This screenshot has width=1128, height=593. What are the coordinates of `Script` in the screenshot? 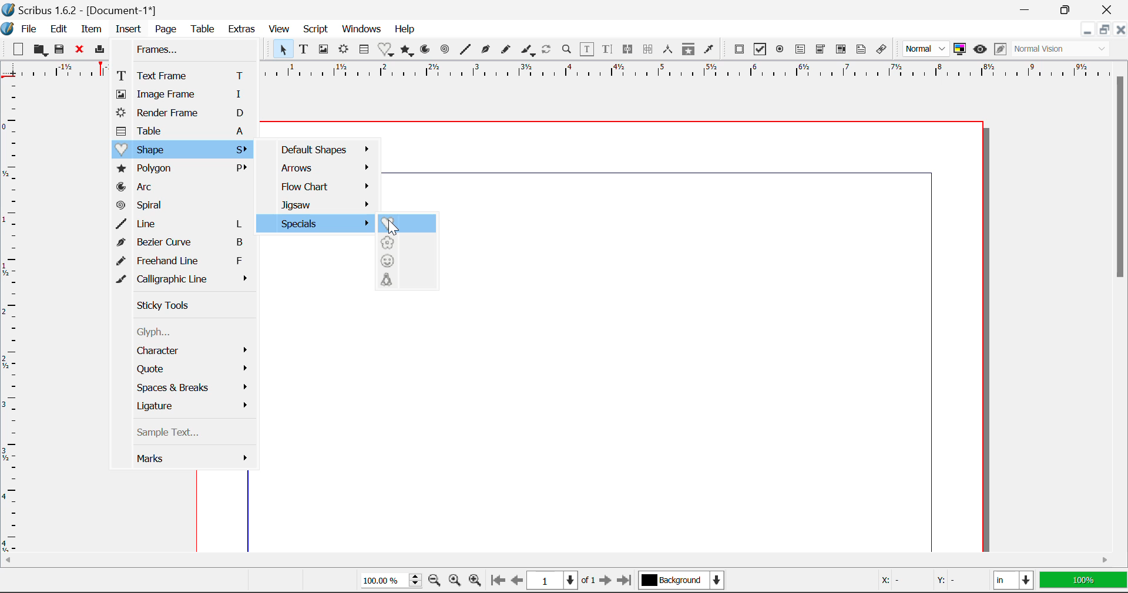 It's located at (315, 31).